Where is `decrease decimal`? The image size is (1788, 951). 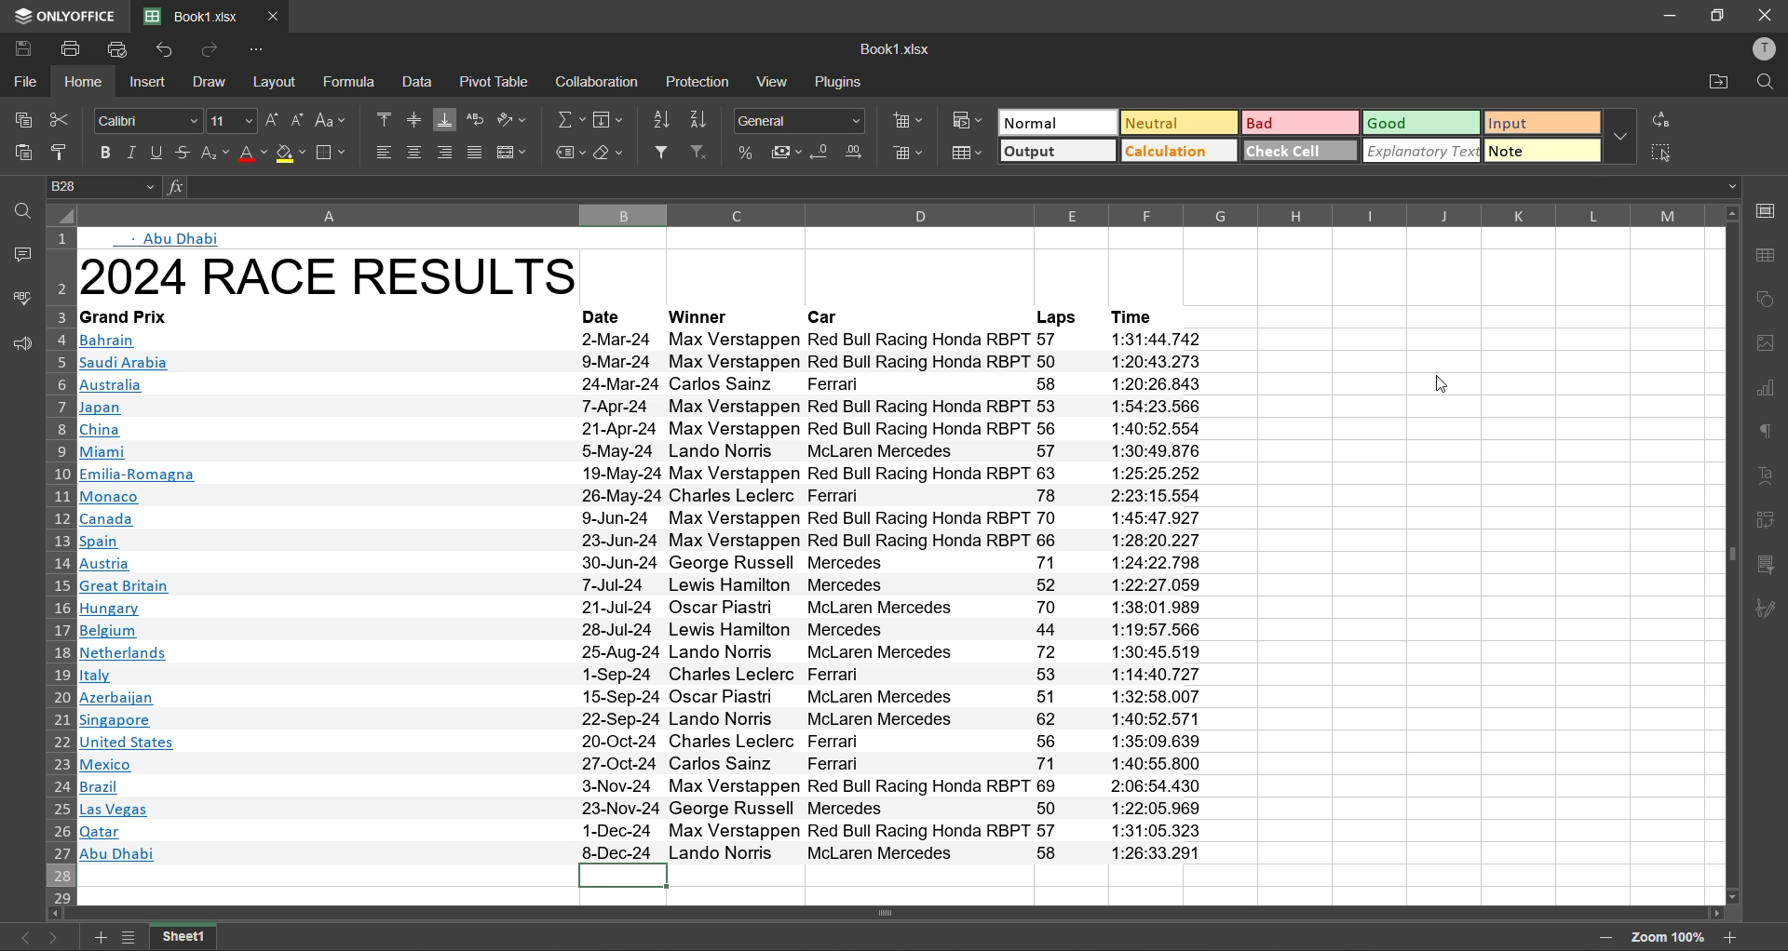 decrease decimal is located at coordinates (819, 154).